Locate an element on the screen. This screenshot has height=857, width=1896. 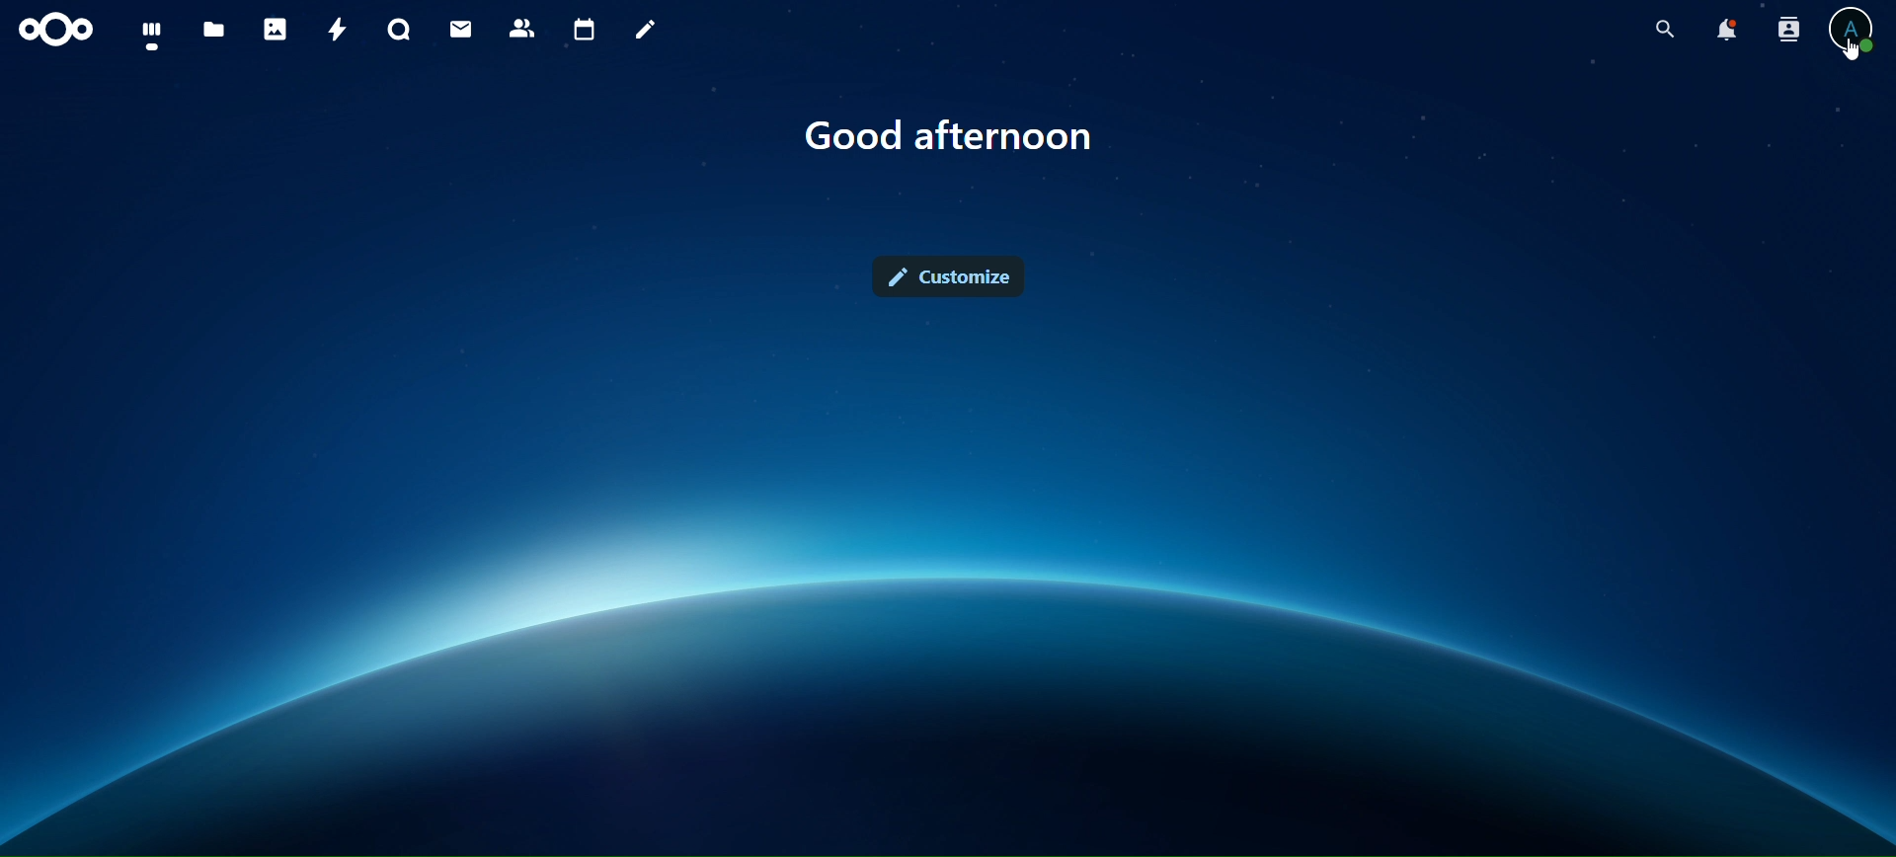
customize is located at coordinates (948, 277).